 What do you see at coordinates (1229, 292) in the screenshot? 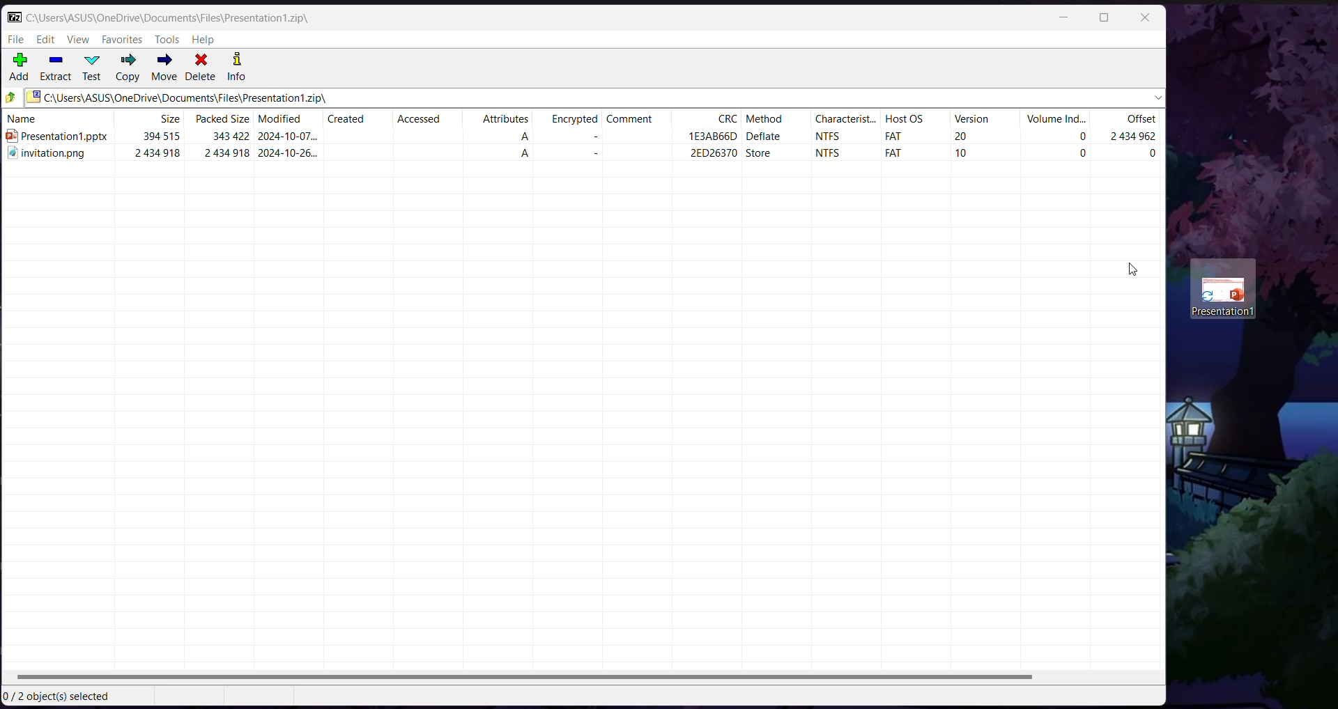
I see `Presentation` at bounding box center [1229, 292].